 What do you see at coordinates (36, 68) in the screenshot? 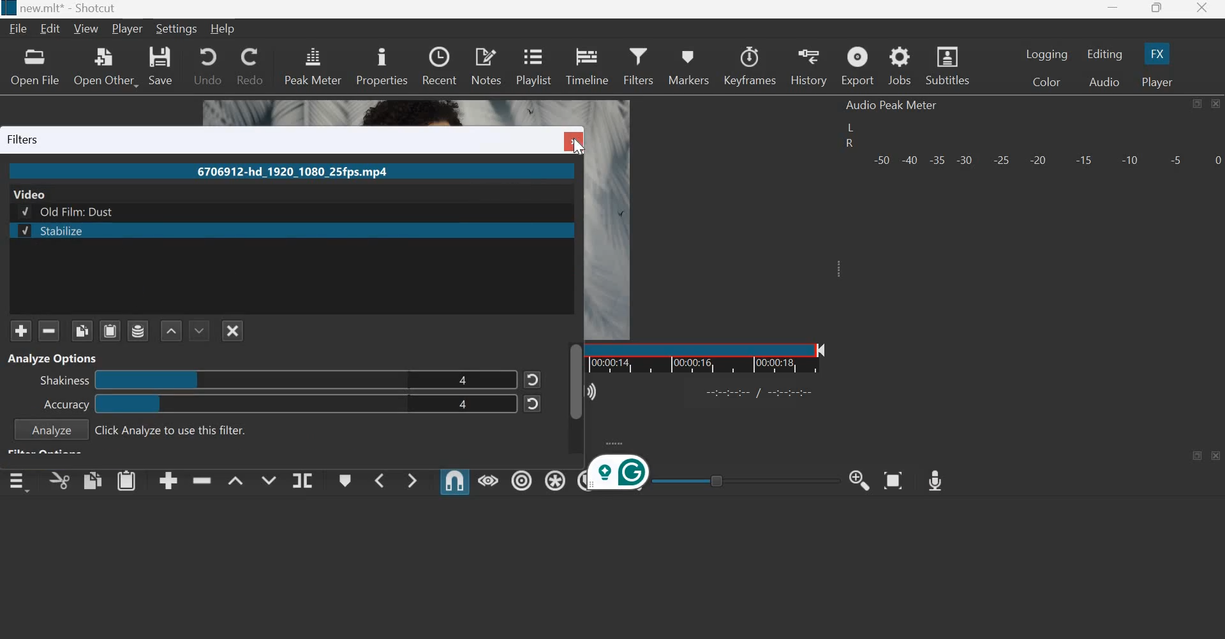
I see `` at bounding box center [36, 68].